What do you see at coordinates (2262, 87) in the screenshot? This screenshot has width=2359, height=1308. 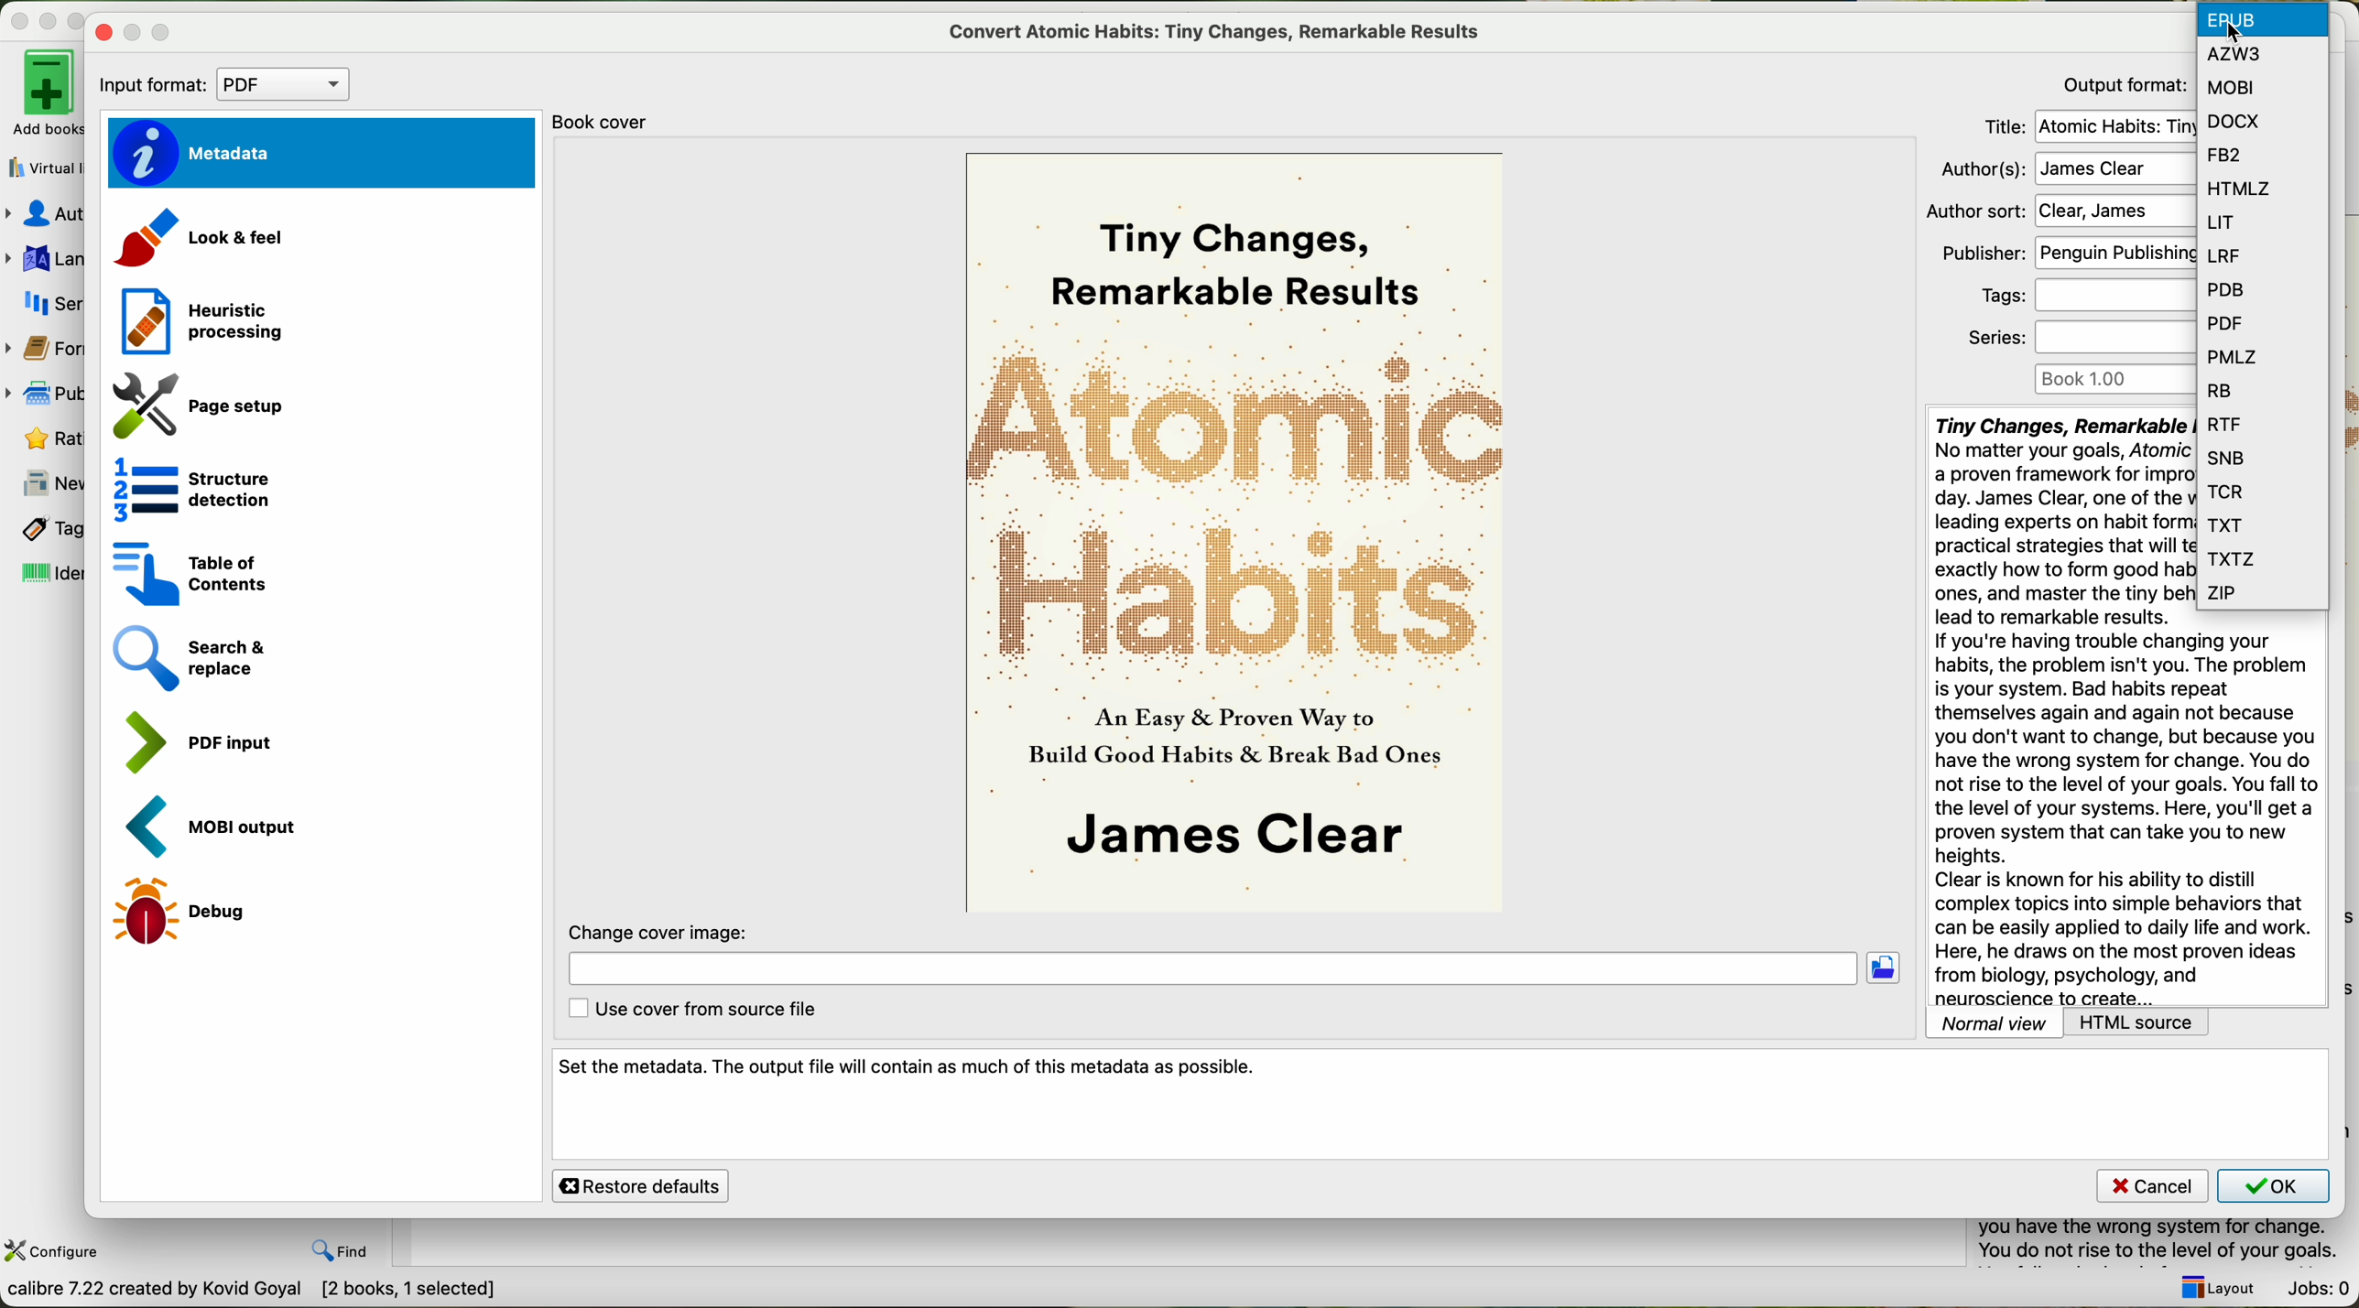 I see `MOBI` at bounding box center [2262, 87].